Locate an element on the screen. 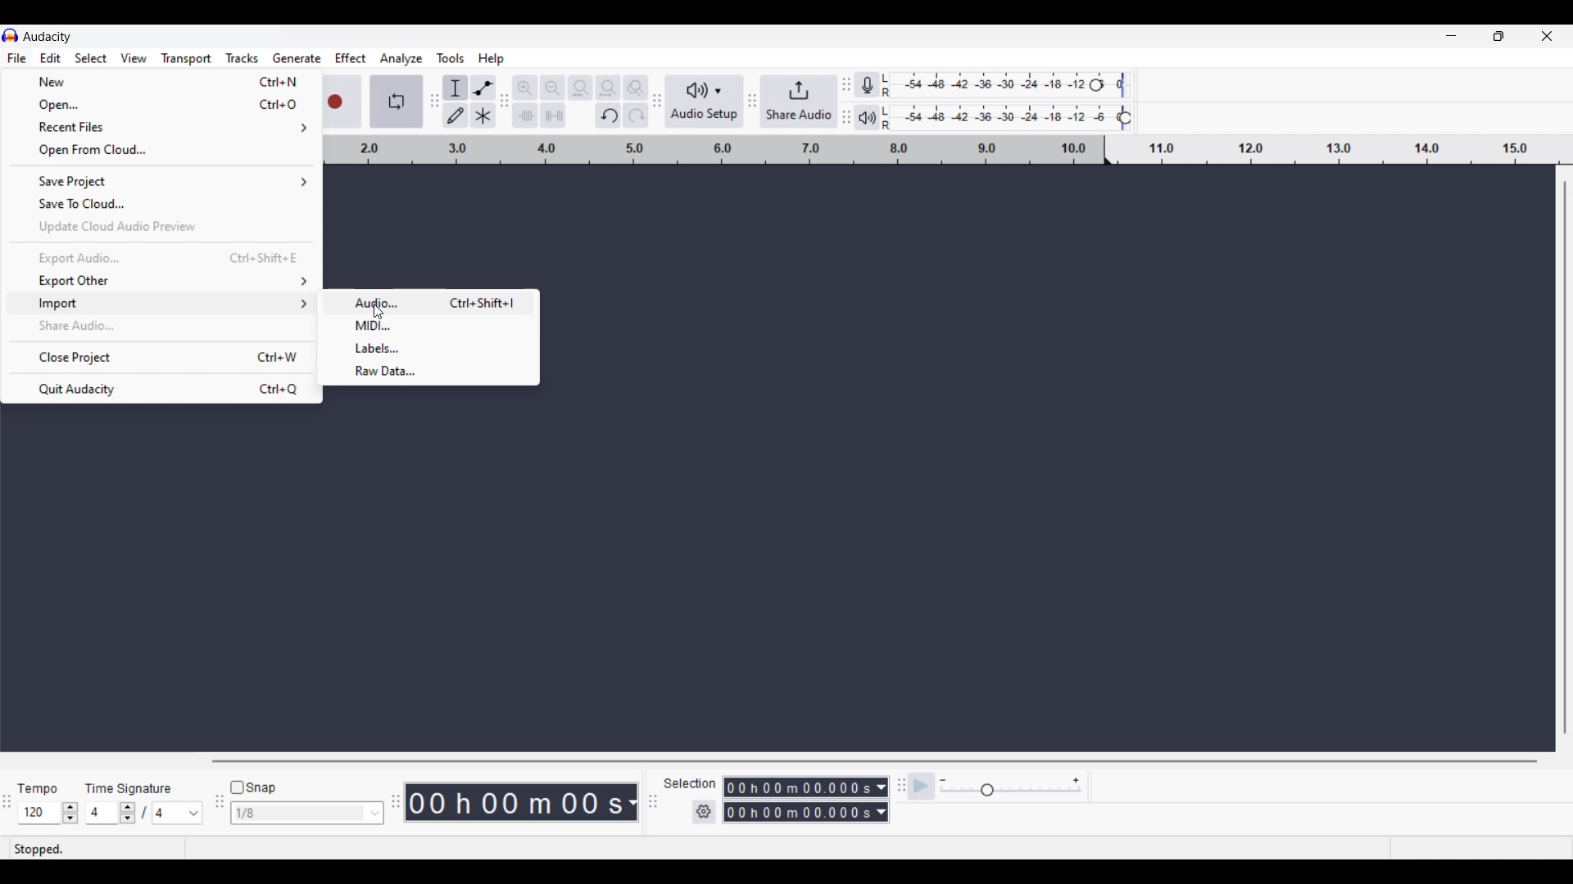 The image size is (1573, 884). Select menu is located at coordinates (92, 58).